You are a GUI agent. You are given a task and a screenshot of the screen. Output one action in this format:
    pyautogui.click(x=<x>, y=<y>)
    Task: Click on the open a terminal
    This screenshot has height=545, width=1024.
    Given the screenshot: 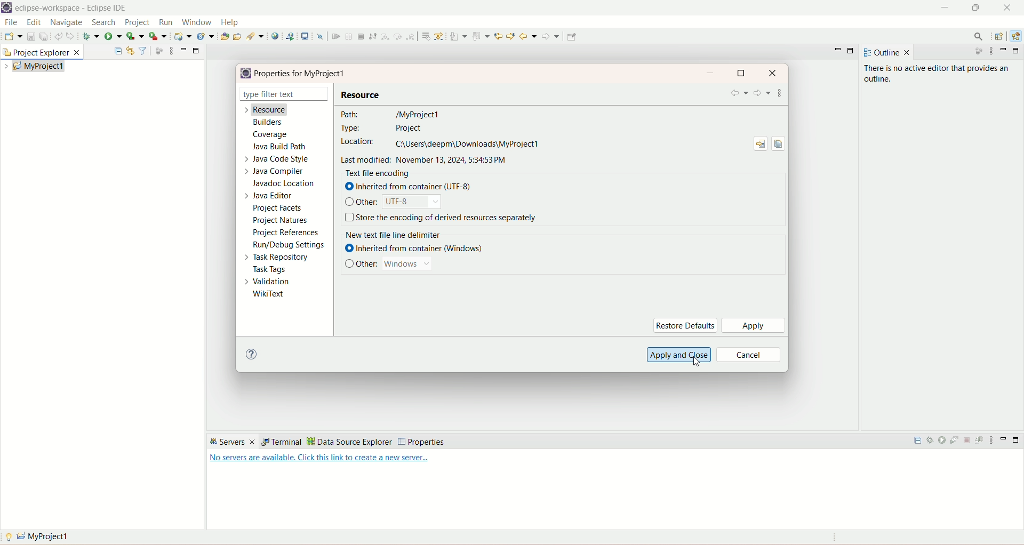 What is the action you would take?
    pyautogui.click(x=306, y=36)
    